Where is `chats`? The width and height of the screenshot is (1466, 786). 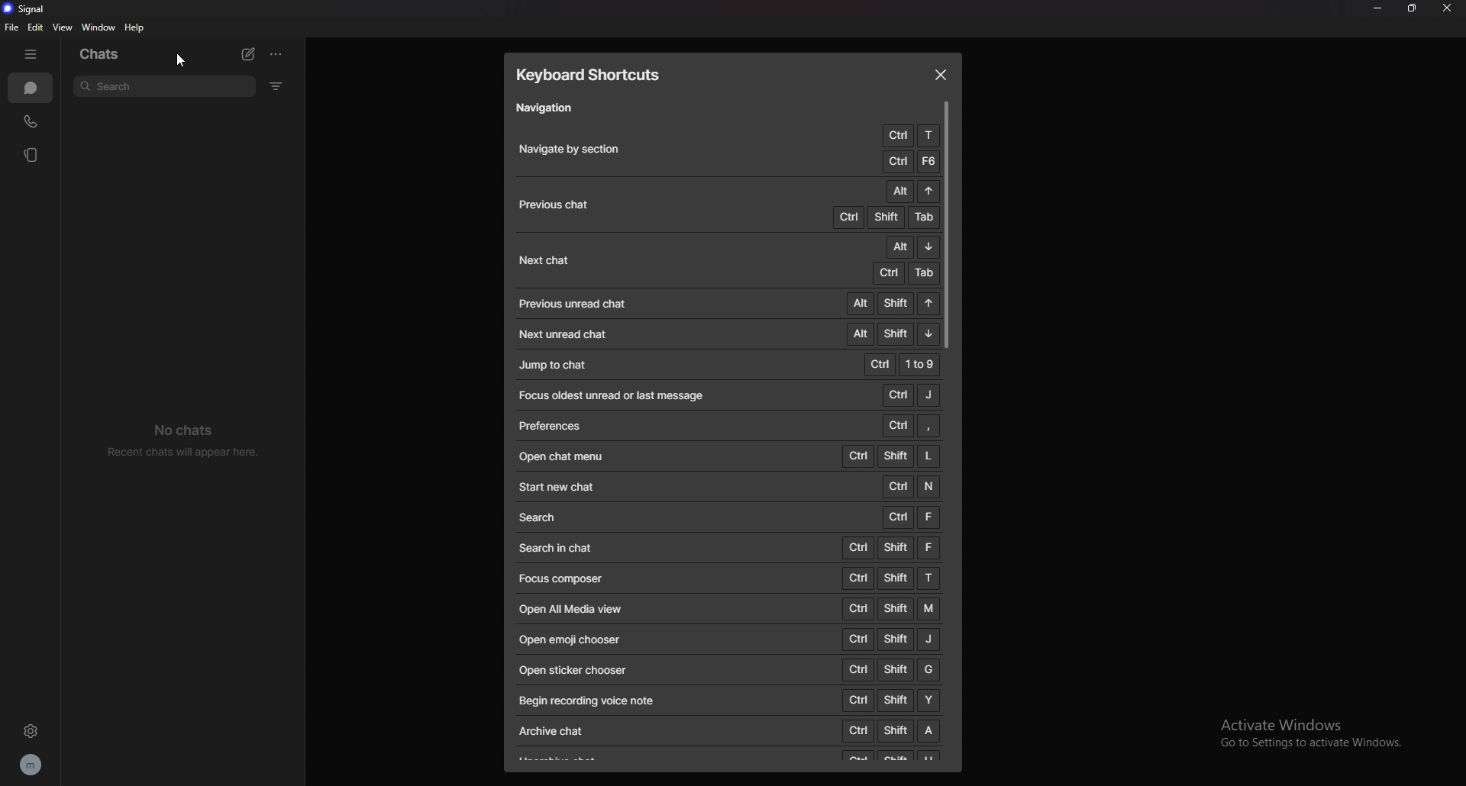 chats is located at coordinates (99, 55).